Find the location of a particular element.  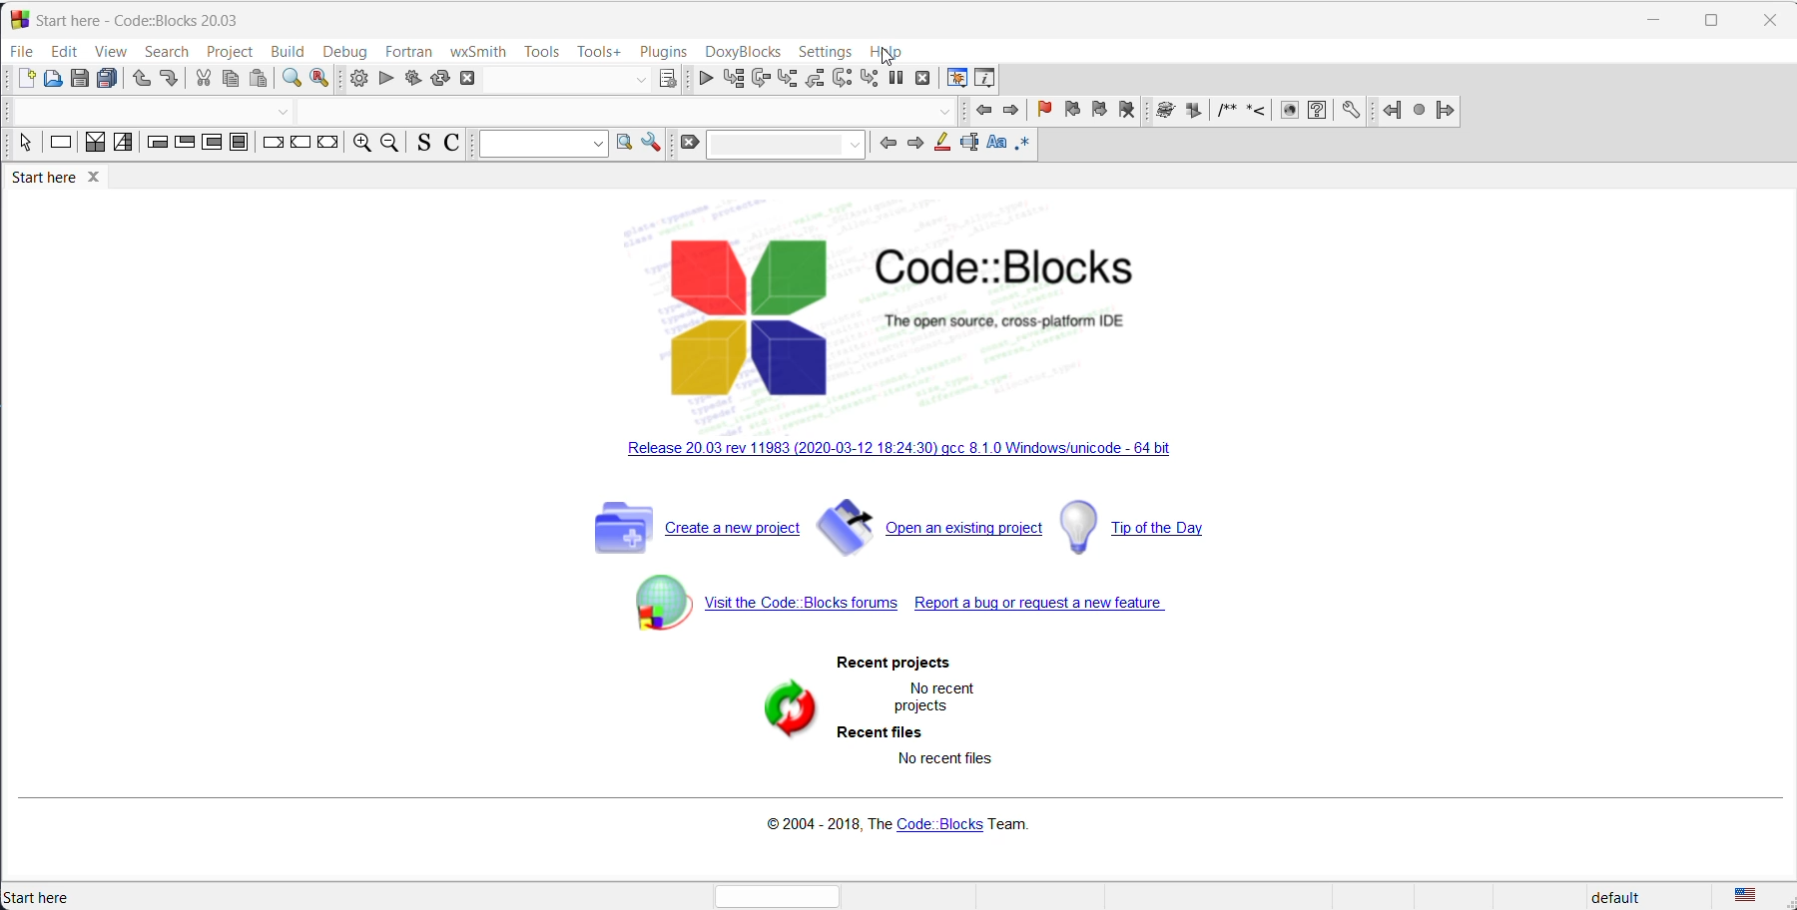

counting loop is located at coordinates (211, 148).